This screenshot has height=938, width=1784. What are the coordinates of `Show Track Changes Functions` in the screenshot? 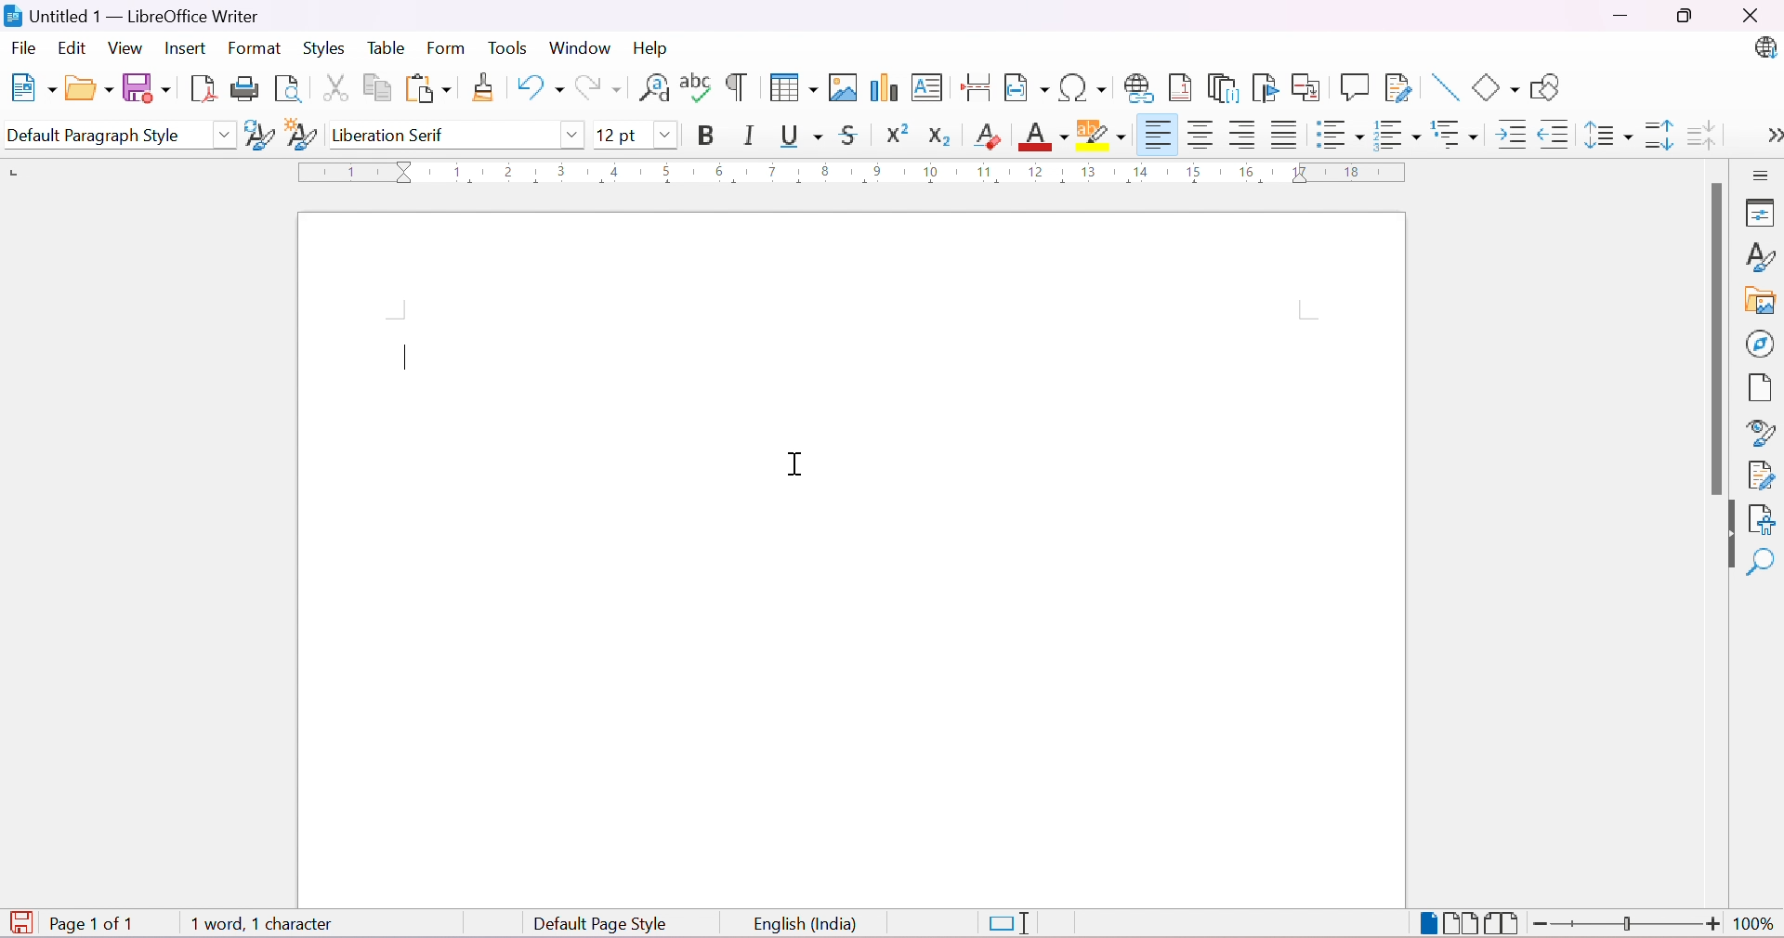 It's located at (1400, 87).